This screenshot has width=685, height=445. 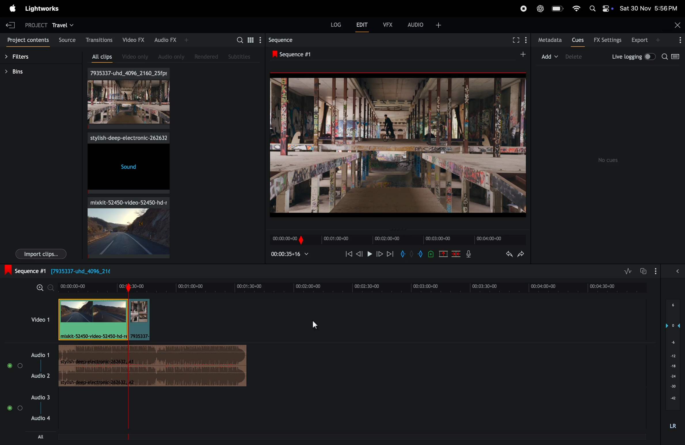 What do you see at coordinates (644, 270) in the screenshot?
I see `toggle audio track sync` at bounding box center [644, 270].